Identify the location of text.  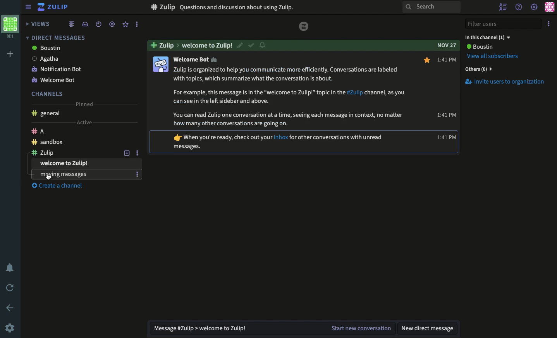
(186, 147).